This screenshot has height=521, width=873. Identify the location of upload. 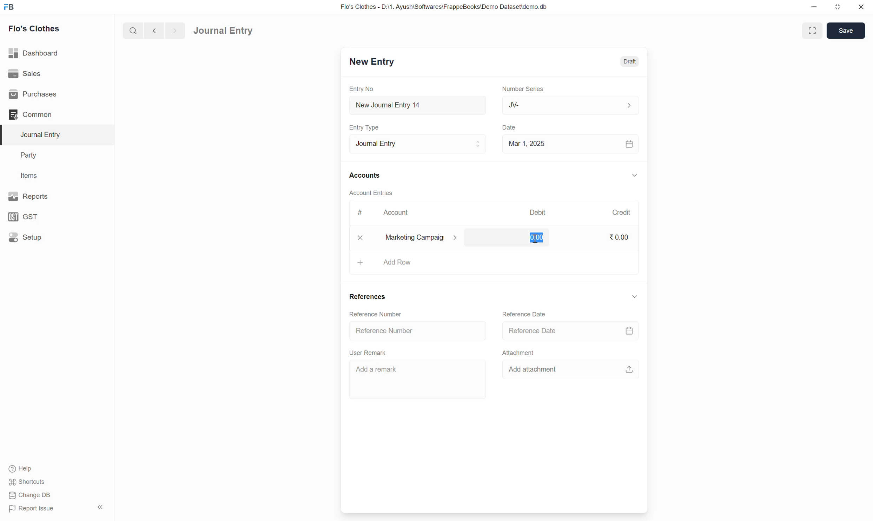
(630, 370).